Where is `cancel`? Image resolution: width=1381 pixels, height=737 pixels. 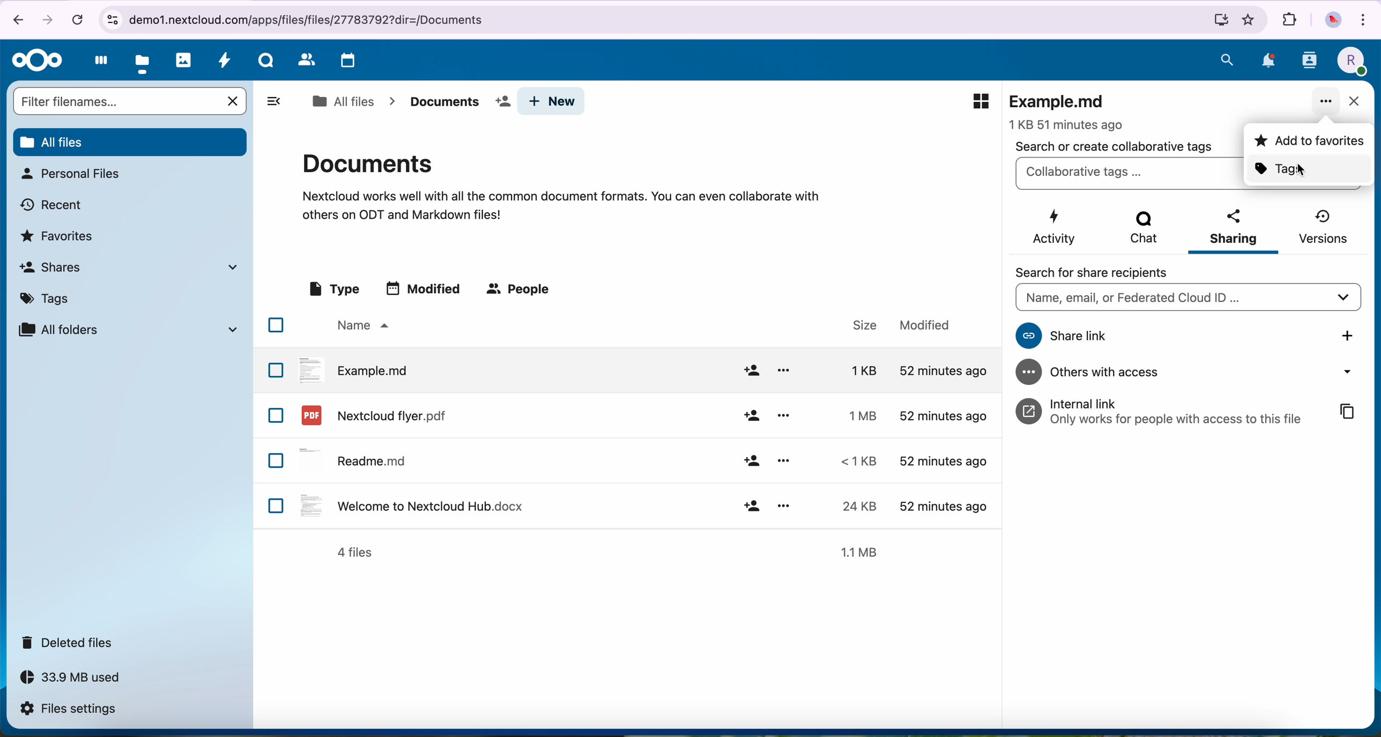 cancel is located at coordinates (77, 19).